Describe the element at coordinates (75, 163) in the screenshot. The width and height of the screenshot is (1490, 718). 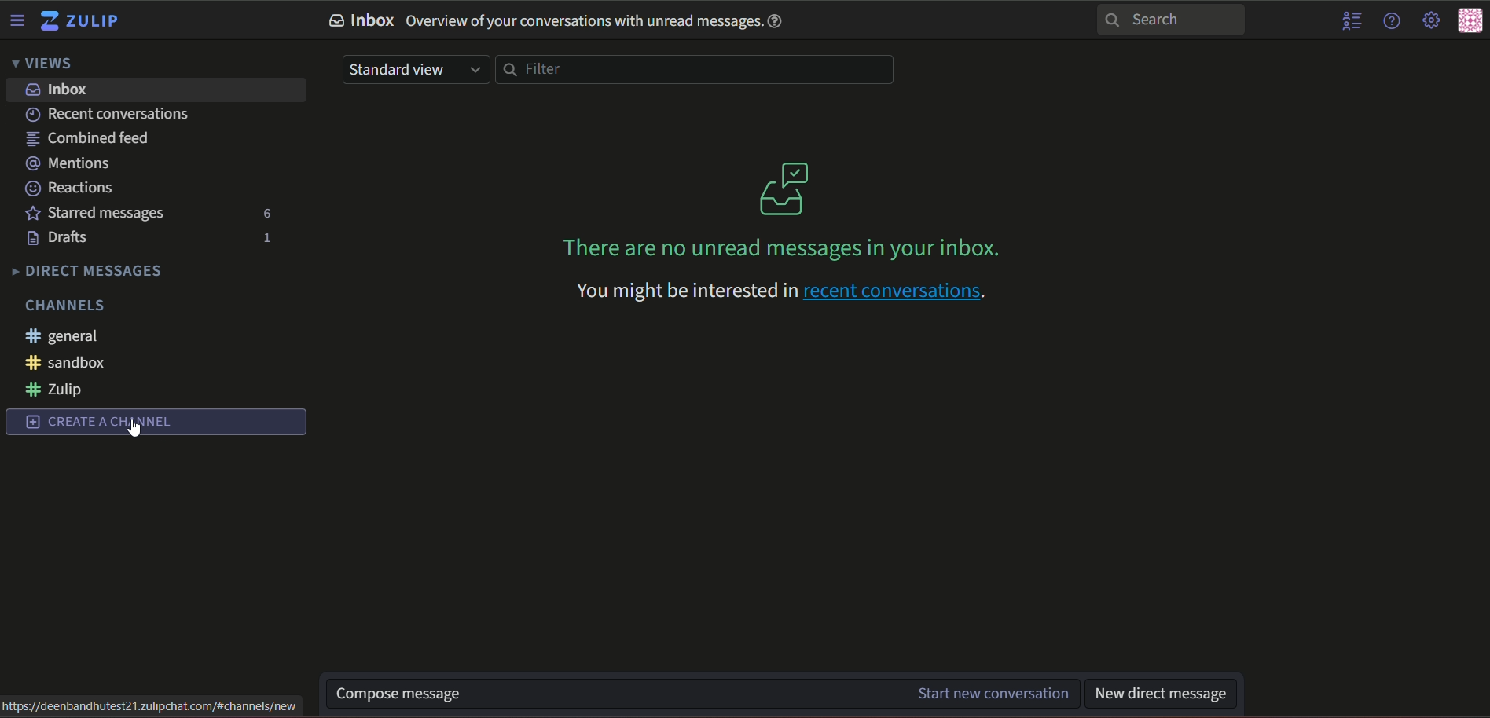
I see `mentions` at that location.